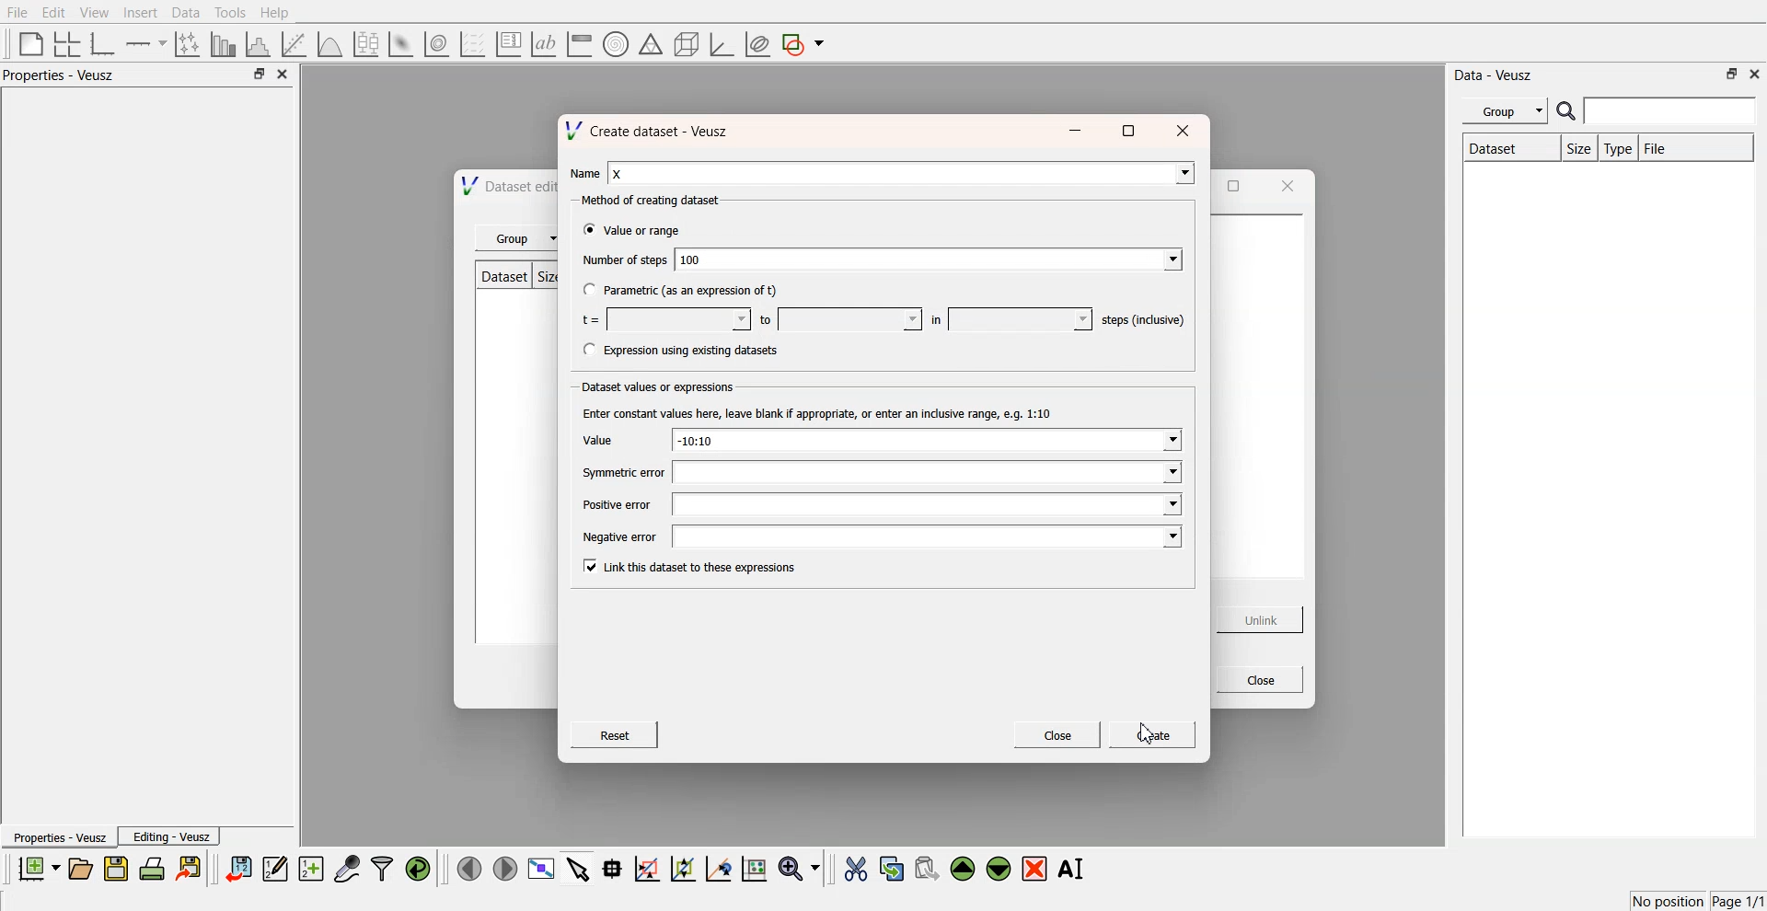  What do you see at coordinates (694, 351) in the screenshot?
I see `Expression using existing datasets` at bounding box center [694, 351].